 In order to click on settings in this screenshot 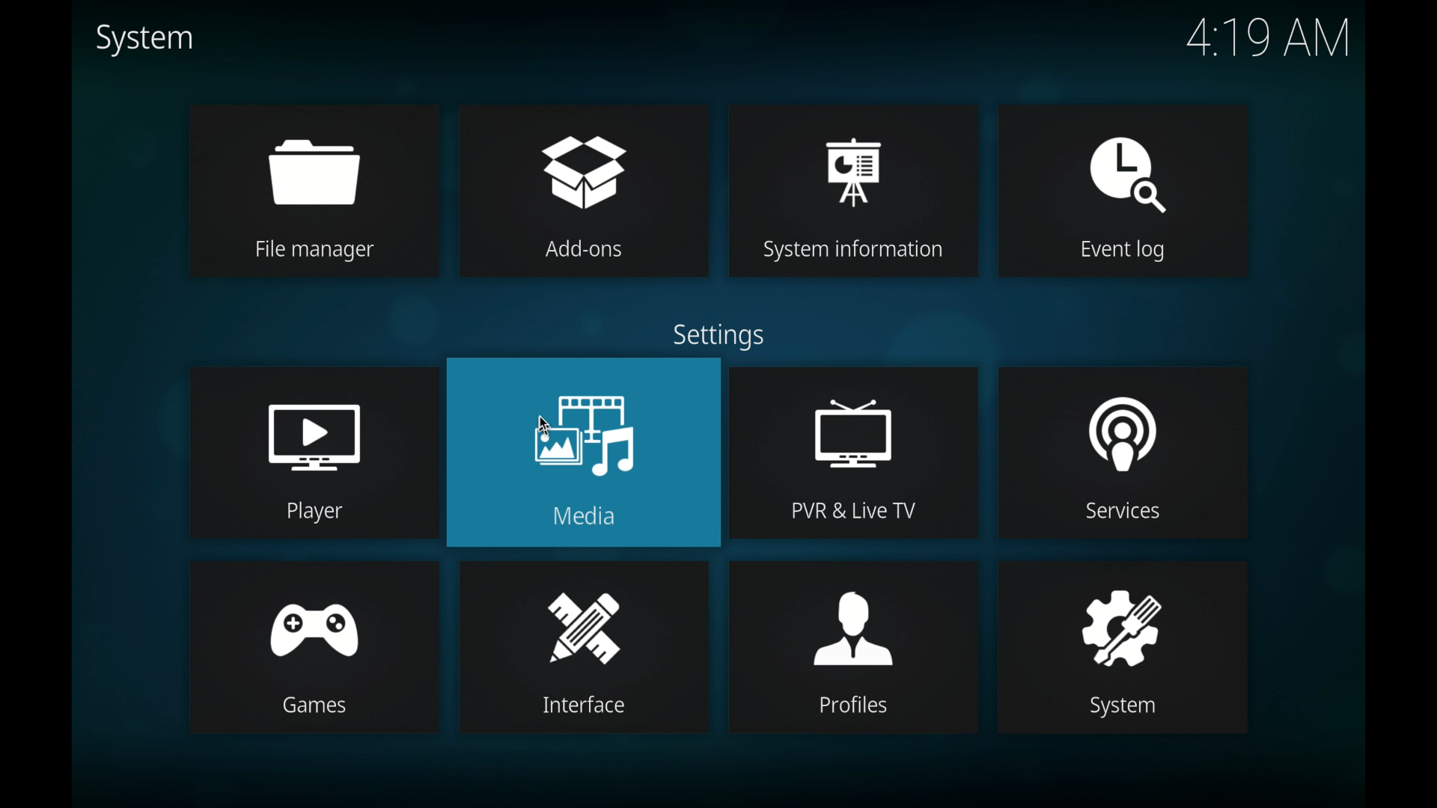, I will do `click(719, 336)`.